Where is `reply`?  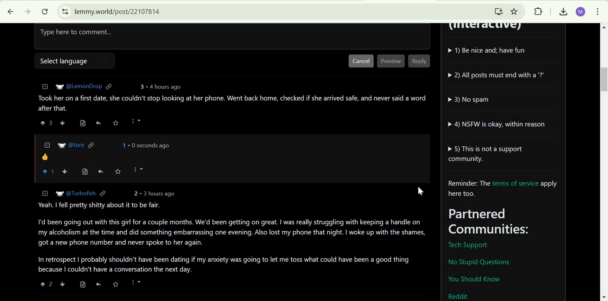
reply is located at coordinates (98, 123).